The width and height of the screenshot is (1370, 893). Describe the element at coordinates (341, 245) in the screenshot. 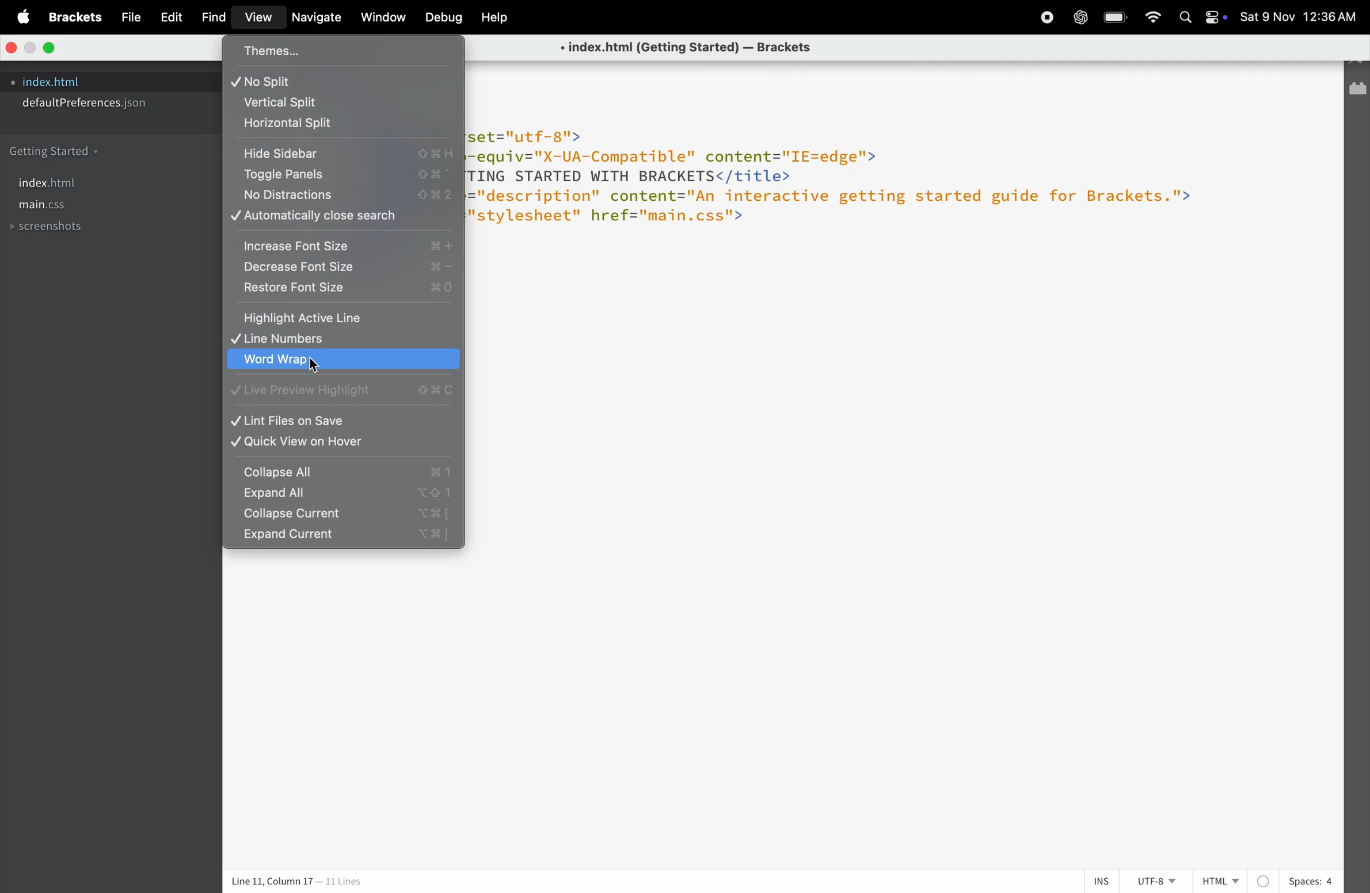

I see `increase font size` at that location.